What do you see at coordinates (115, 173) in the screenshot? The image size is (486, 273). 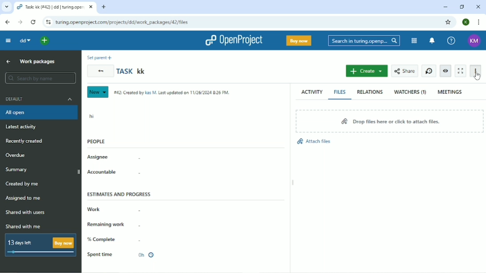 I see `Accountable` at bounding box center [115, 173].